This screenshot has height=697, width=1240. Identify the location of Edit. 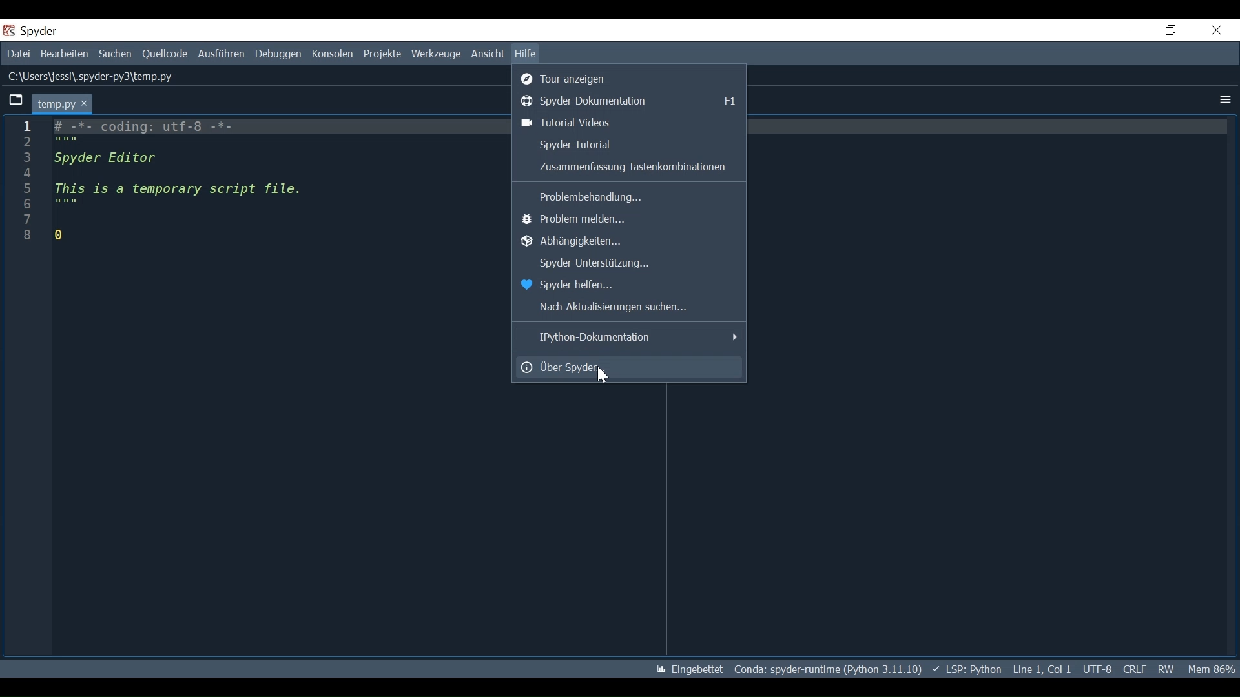
(64, 54).